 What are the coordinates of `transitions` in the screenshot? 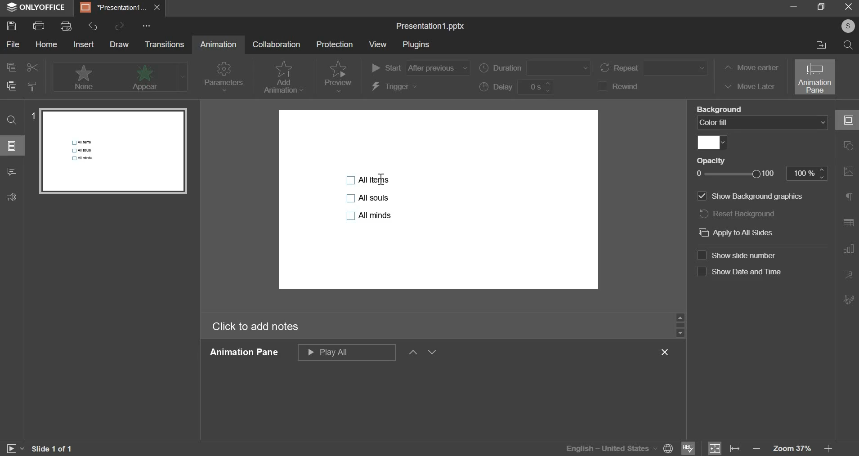 It's located at (164, 44).